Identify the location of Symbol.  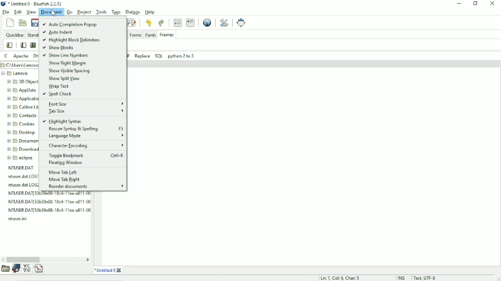
(27, 269).